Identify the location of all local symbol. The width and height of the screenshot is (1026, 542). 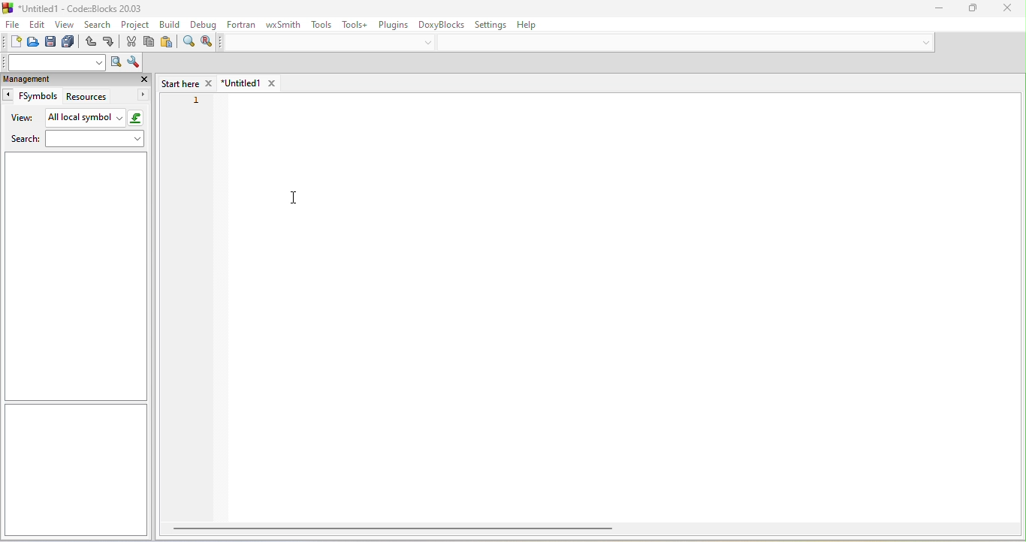
(95, 118).